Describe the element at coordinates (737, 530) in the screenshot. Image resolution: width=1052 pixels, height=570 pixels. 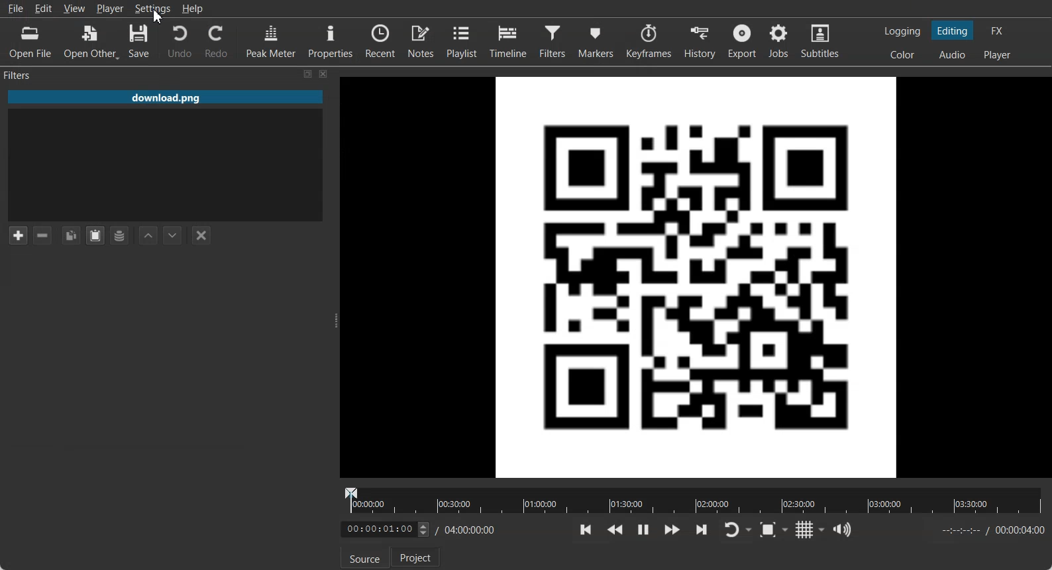
I see `Toggle Player looping` at that location.